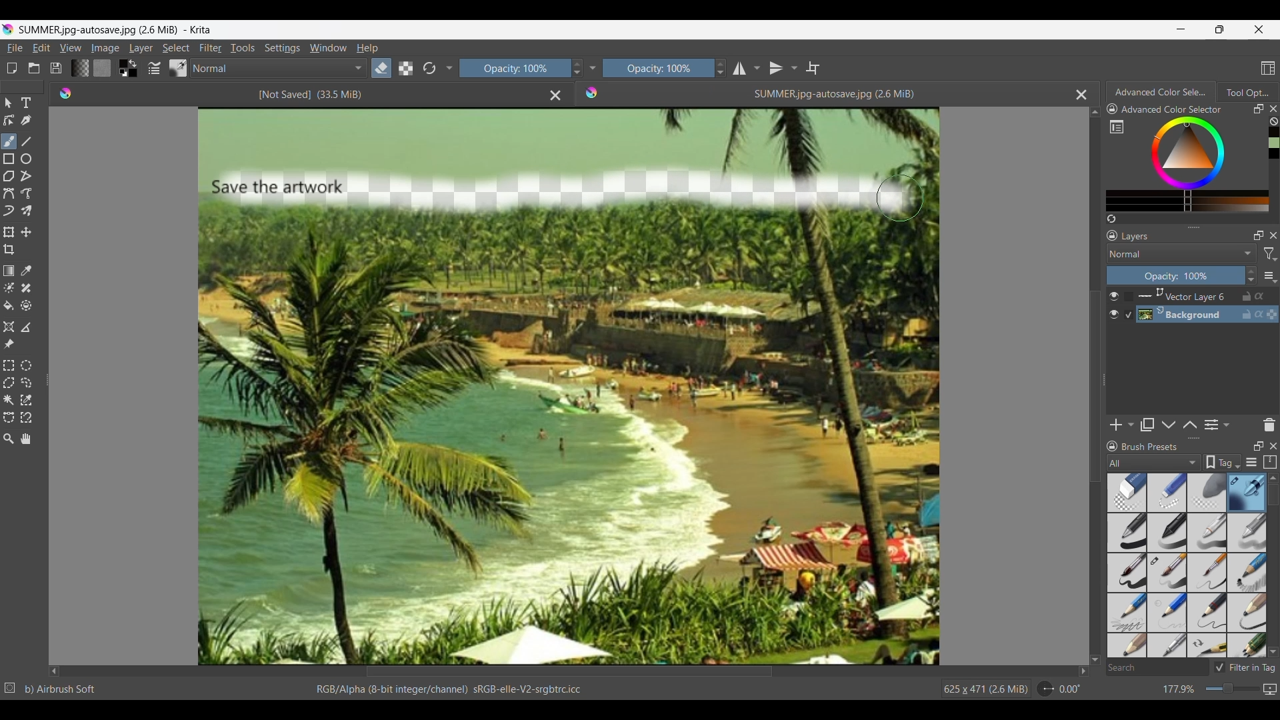 This screenshot has height=720, width=1280. I want to click on Show/Hide tools, so click(450, 69).